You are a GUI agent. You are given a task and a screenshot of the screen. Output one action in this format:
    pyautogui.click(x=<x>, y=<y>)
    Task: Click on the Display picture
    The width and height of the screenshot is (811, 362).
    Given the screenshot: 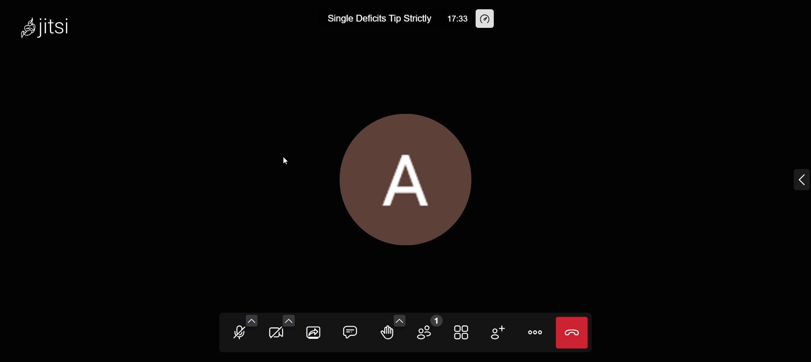 What is the action you would take?
    pyautogui.click(x=415, y=177)
    